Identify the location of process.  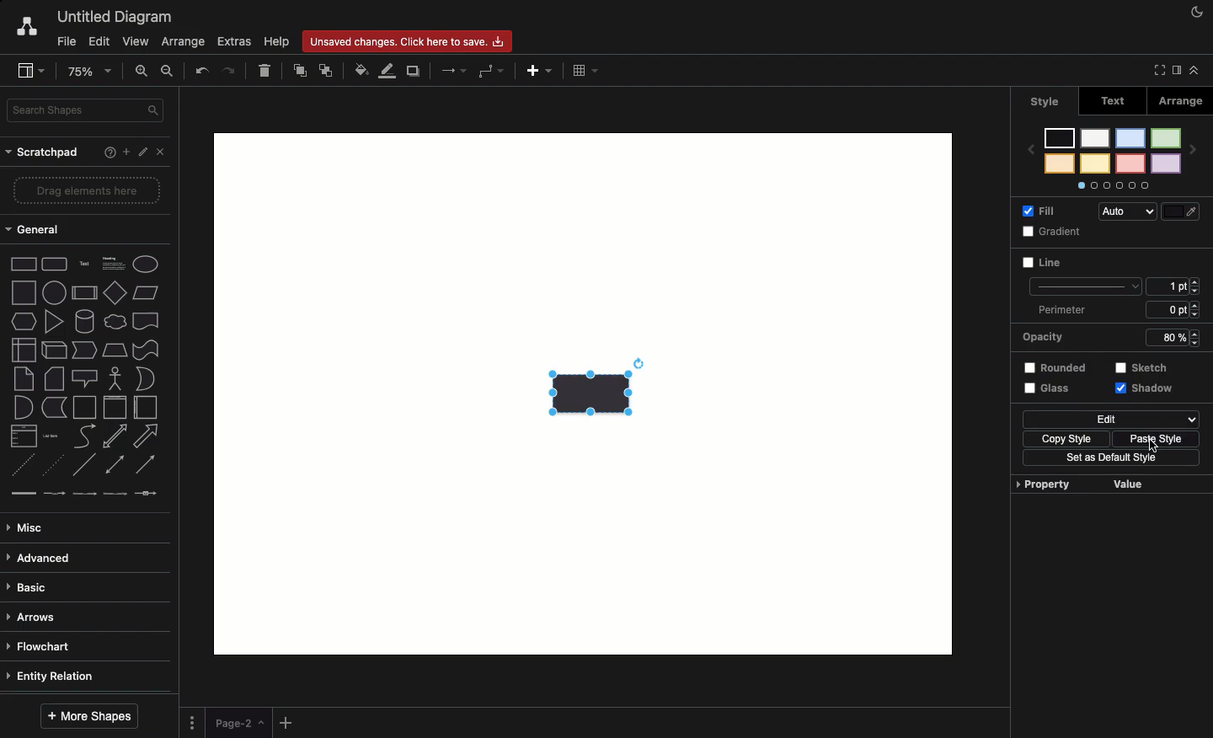
(83, 294).